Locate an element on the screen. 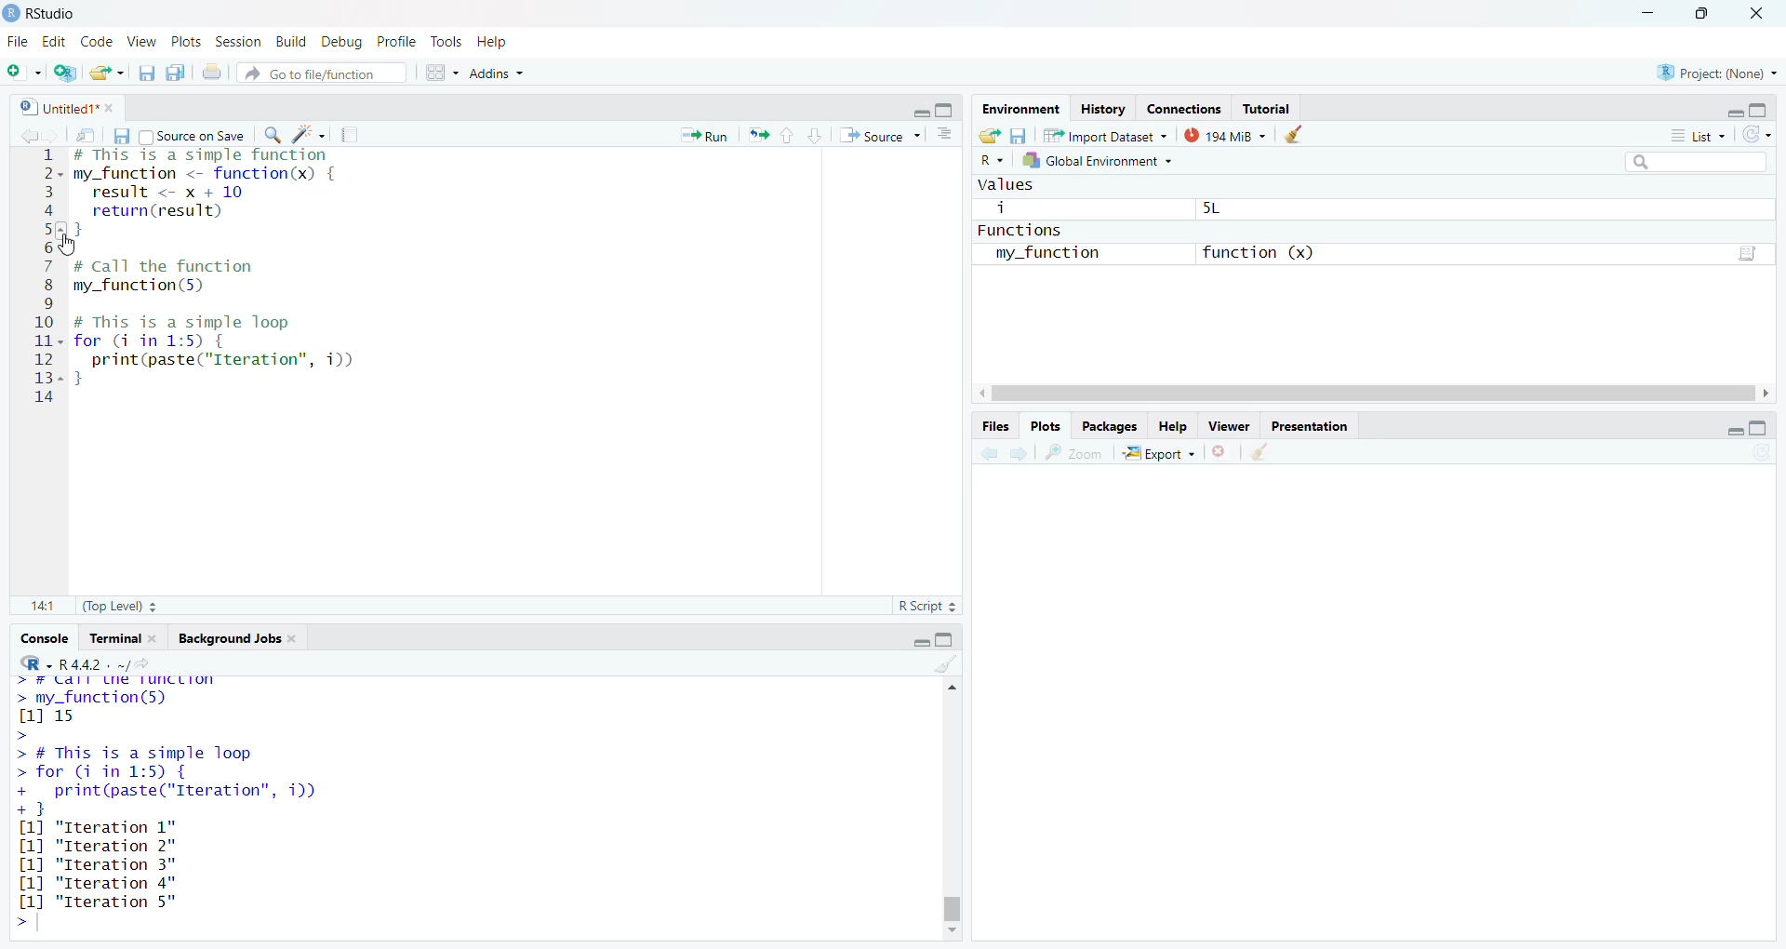  clear console is located at coordinates (946, 663).